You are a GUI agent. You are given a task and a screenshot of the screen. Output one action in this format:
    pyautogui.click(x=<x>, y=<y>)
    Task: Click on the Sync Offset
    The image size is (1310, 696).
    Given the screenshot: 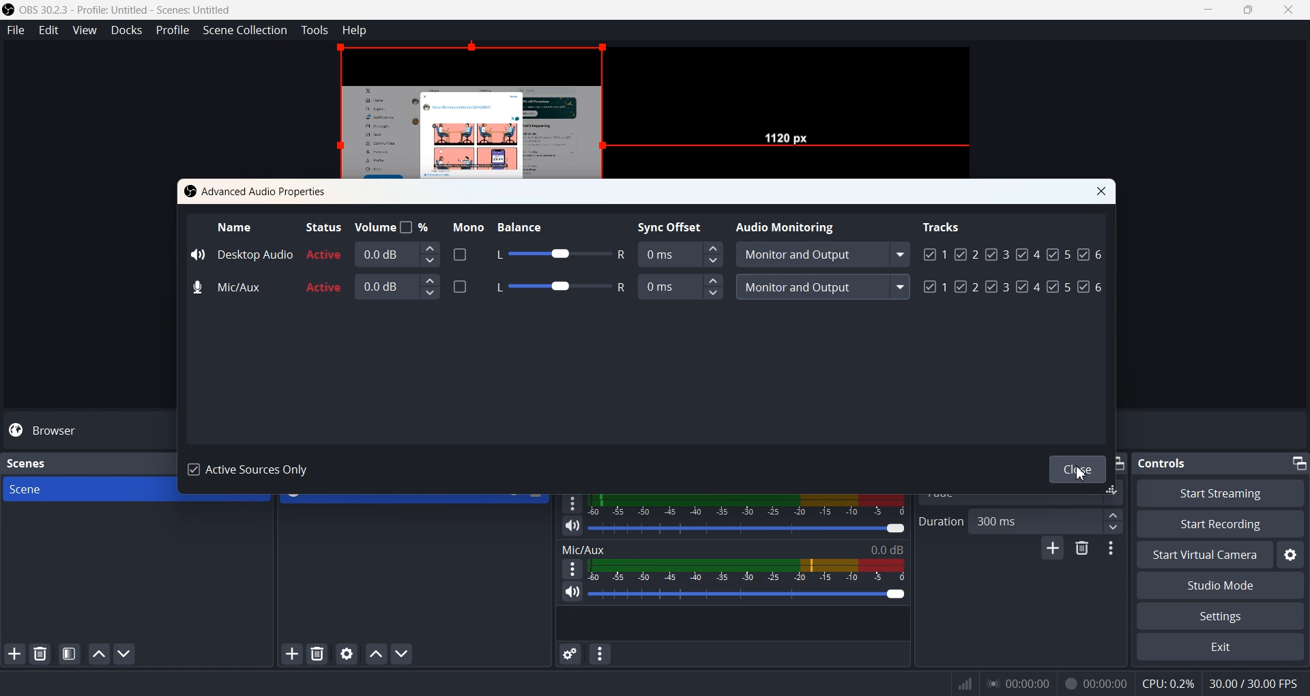 What is the action you would take?
    pyautogui.click(x=674, y=225)
    